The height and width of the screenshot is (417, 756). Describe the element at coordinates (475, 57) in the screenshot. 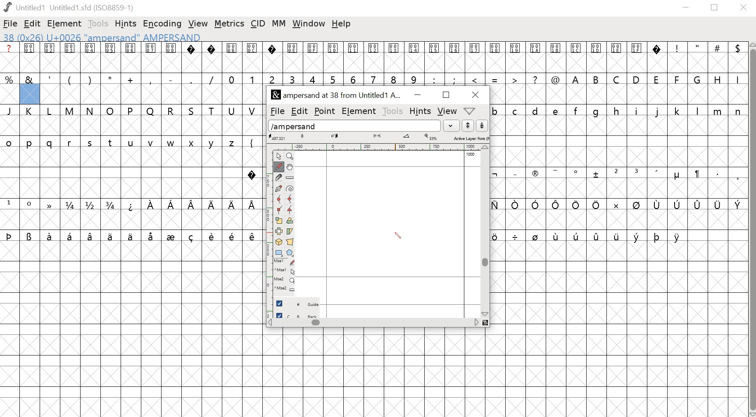

I see `0017` at that location.